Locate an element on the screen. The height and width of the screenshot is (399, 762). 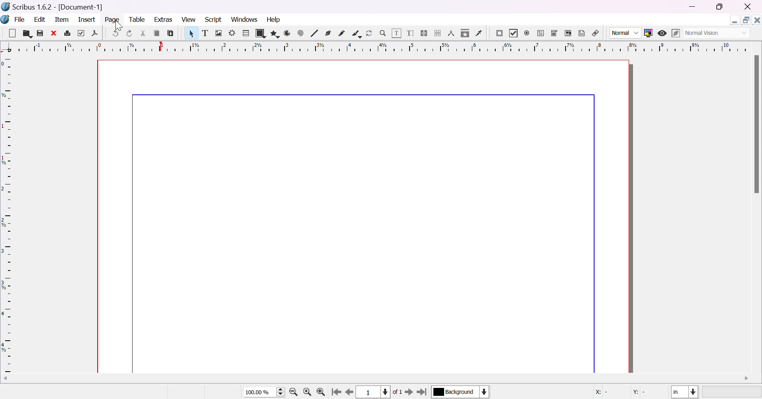
 is located at coordinates (14, 33).